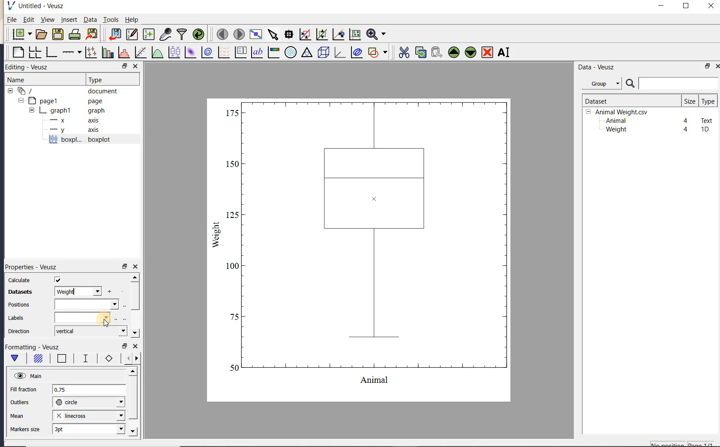 This screenshot has width=720, height=447. I want to click on Editing - Veusz, so click(31, 67).